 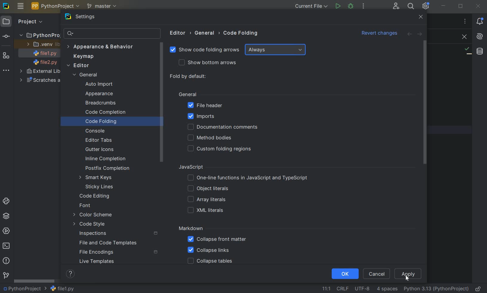 I want to click on COLLAPSE FRONT MATTER, so click(x=217, y=240).